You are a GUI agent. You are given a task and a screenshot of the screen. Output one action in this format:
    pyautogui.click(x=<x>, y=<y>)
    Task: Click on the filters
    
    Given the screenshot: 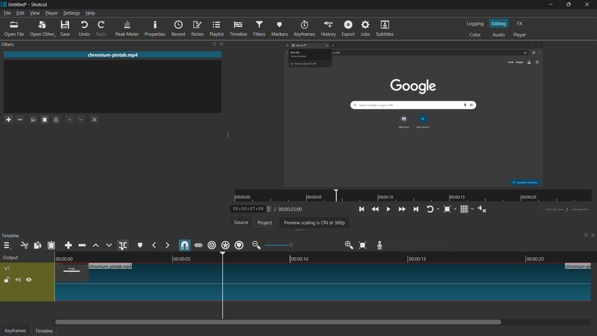 What is the action you would take?
    pyautogui.click(x=258, y=29)
    